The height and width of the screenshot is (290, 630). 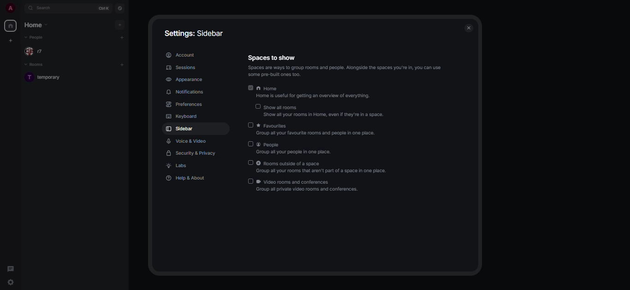 I want to click on people, so click(x=36, y=52).